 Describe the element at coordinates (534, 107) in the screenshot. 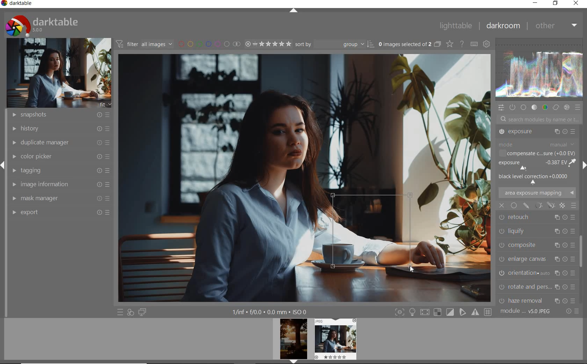

I see `TONE` at that location.